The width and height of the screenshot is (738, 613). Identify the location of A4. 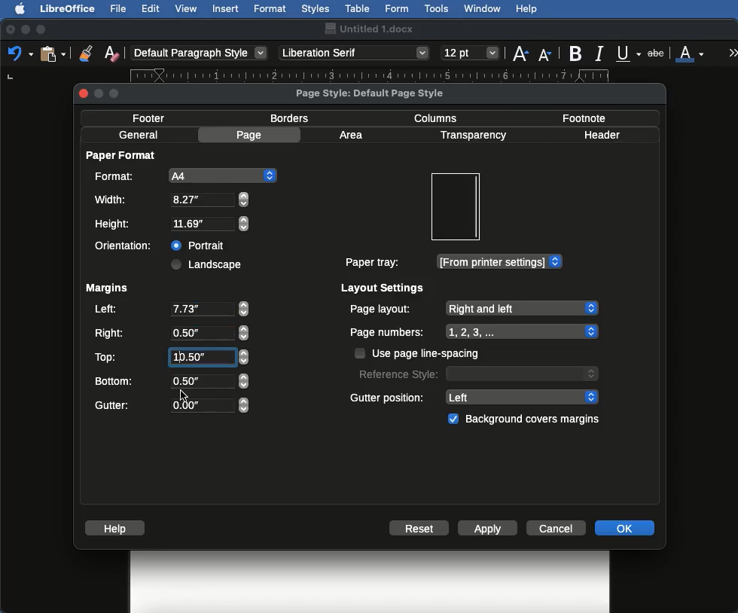
(183, 175).